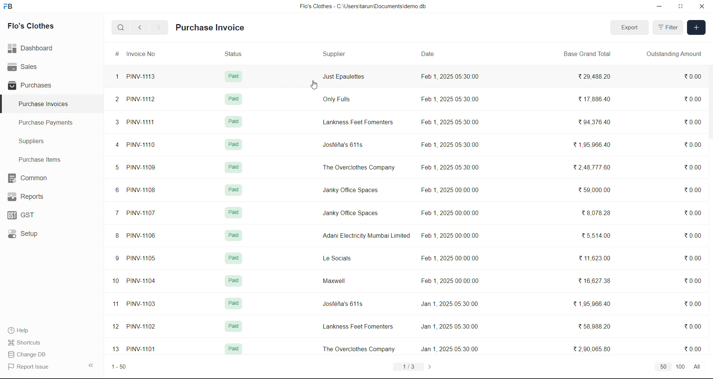 Image resolution: width=713 pixels, height=379 pixels. I want to click on Common, so click(34, 177).